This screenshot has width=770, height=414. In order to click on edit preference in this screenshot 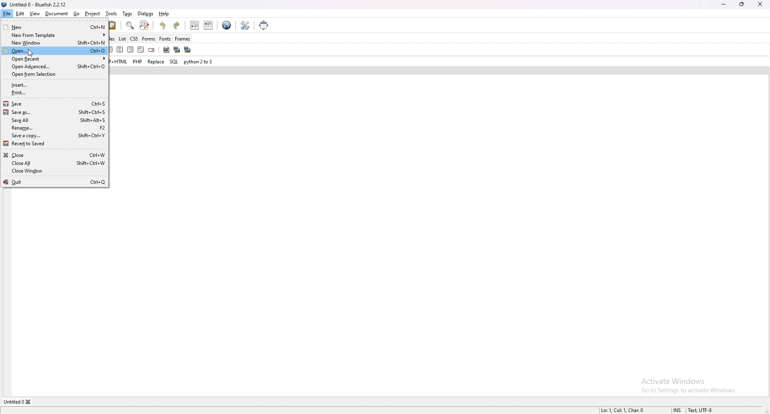, I will do `click(246, 25)`.